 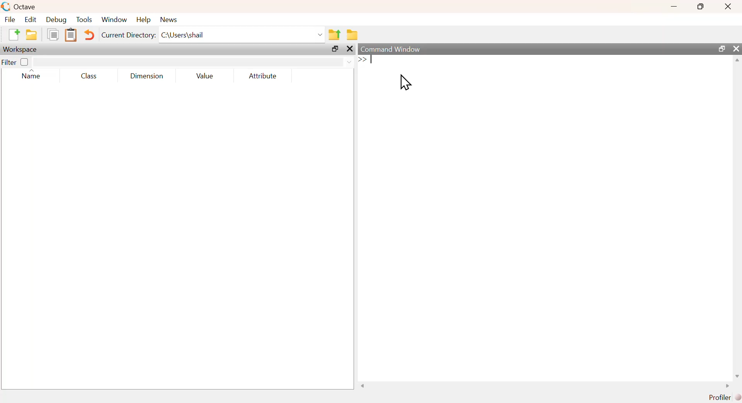 What do you see at coordinates (673, 7) in the screenshot?
I see `minimize` at bounding box center [673, 7].